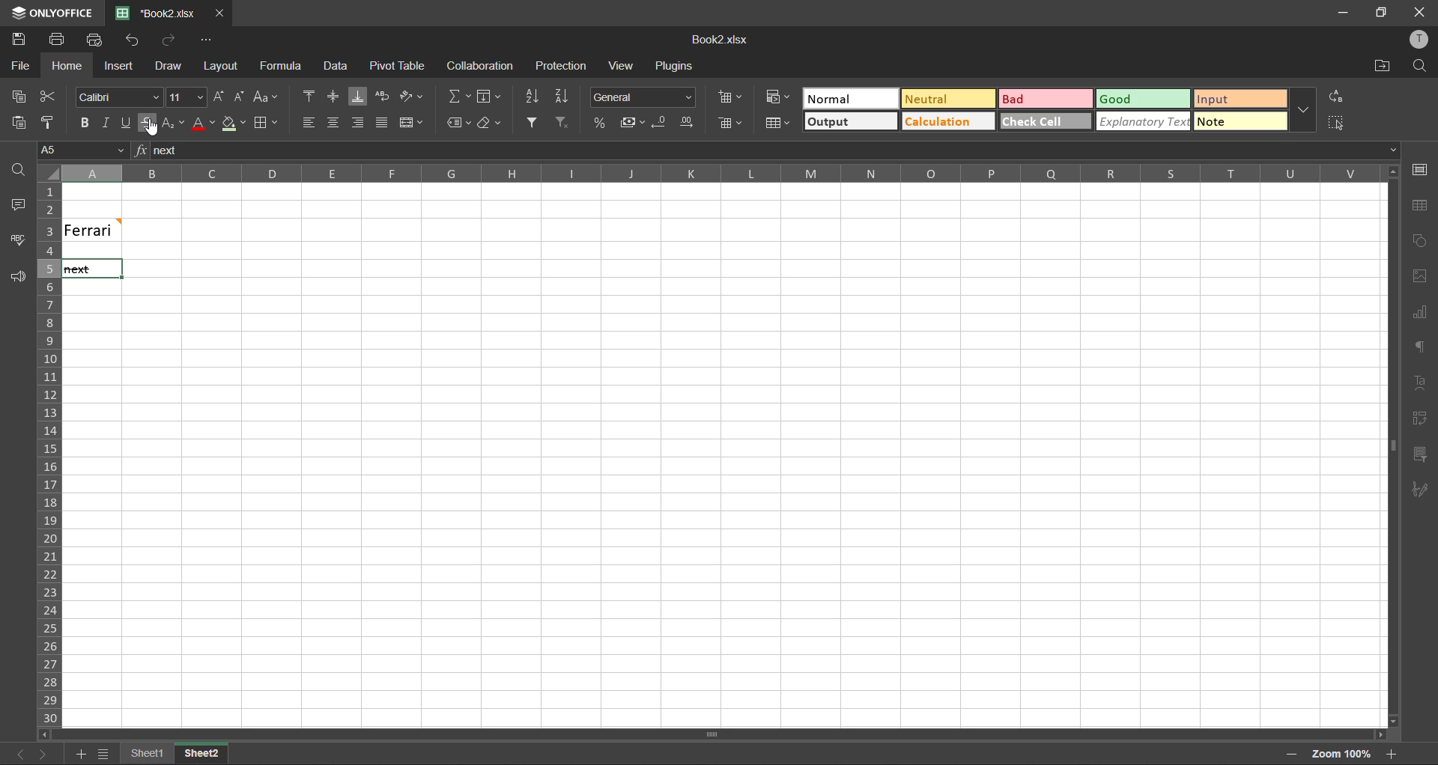 This screenshot has width=1438, height=765. Describe the element at coordinates (82, 754) in the screenshot. I see `add sheet` at that location.